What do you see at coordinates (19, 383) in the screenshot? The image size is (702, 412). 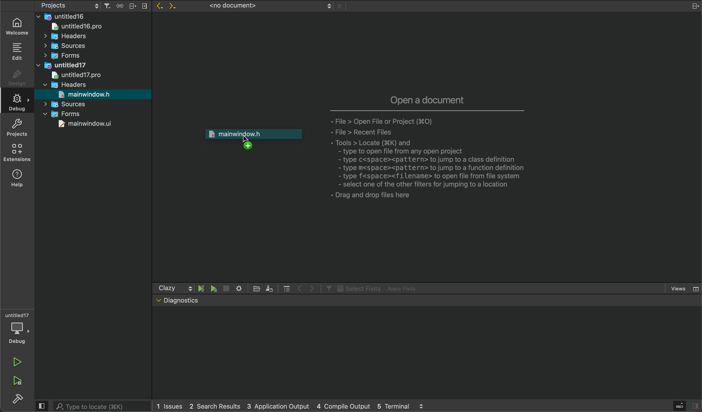 I see `run and debug` at bounding box center [19, 383].